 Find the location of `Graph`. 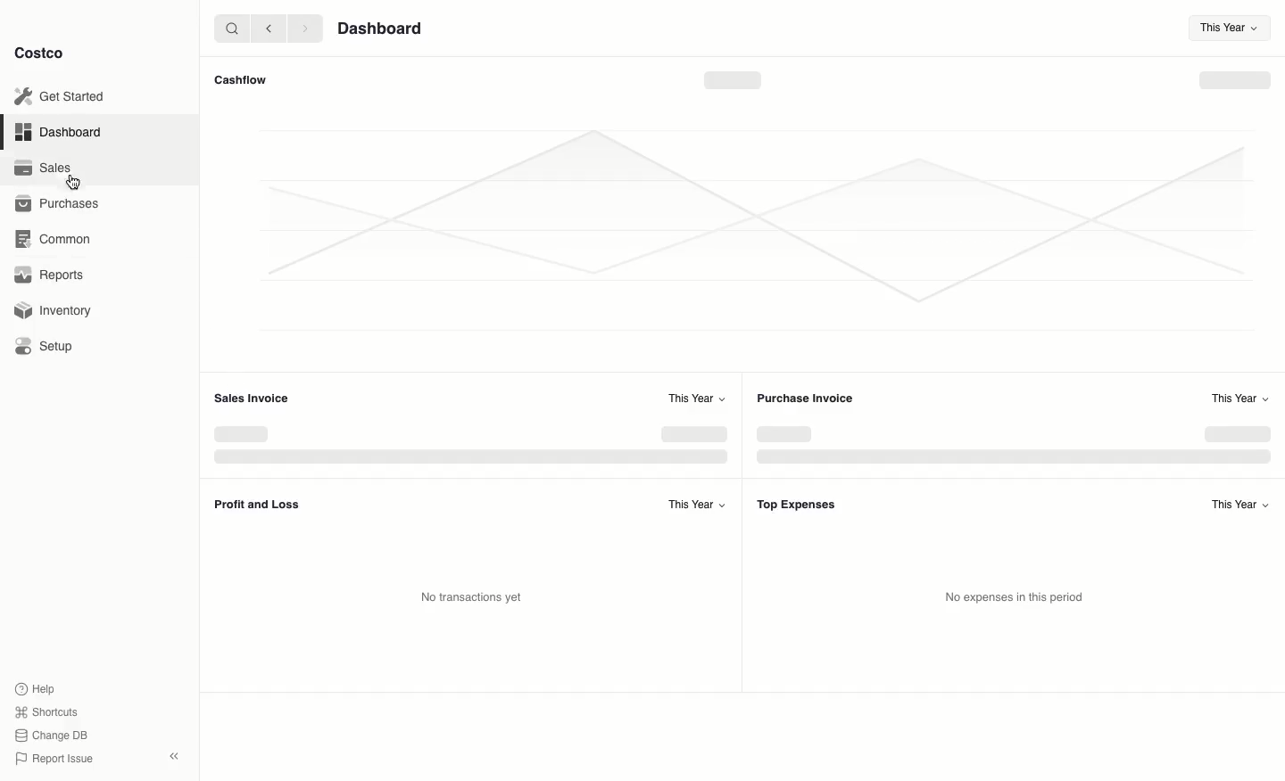

Graph is located at coordinates (733, 216).